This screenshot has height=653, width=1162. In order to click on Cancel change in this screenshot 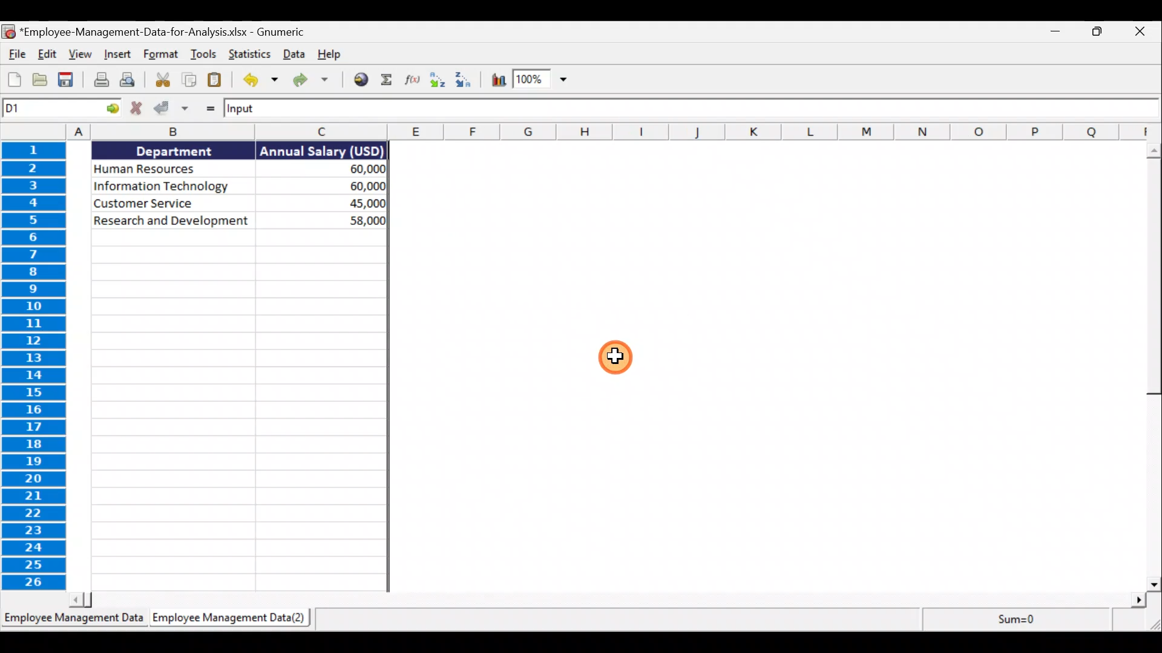, I will do `click(139, 107)`.